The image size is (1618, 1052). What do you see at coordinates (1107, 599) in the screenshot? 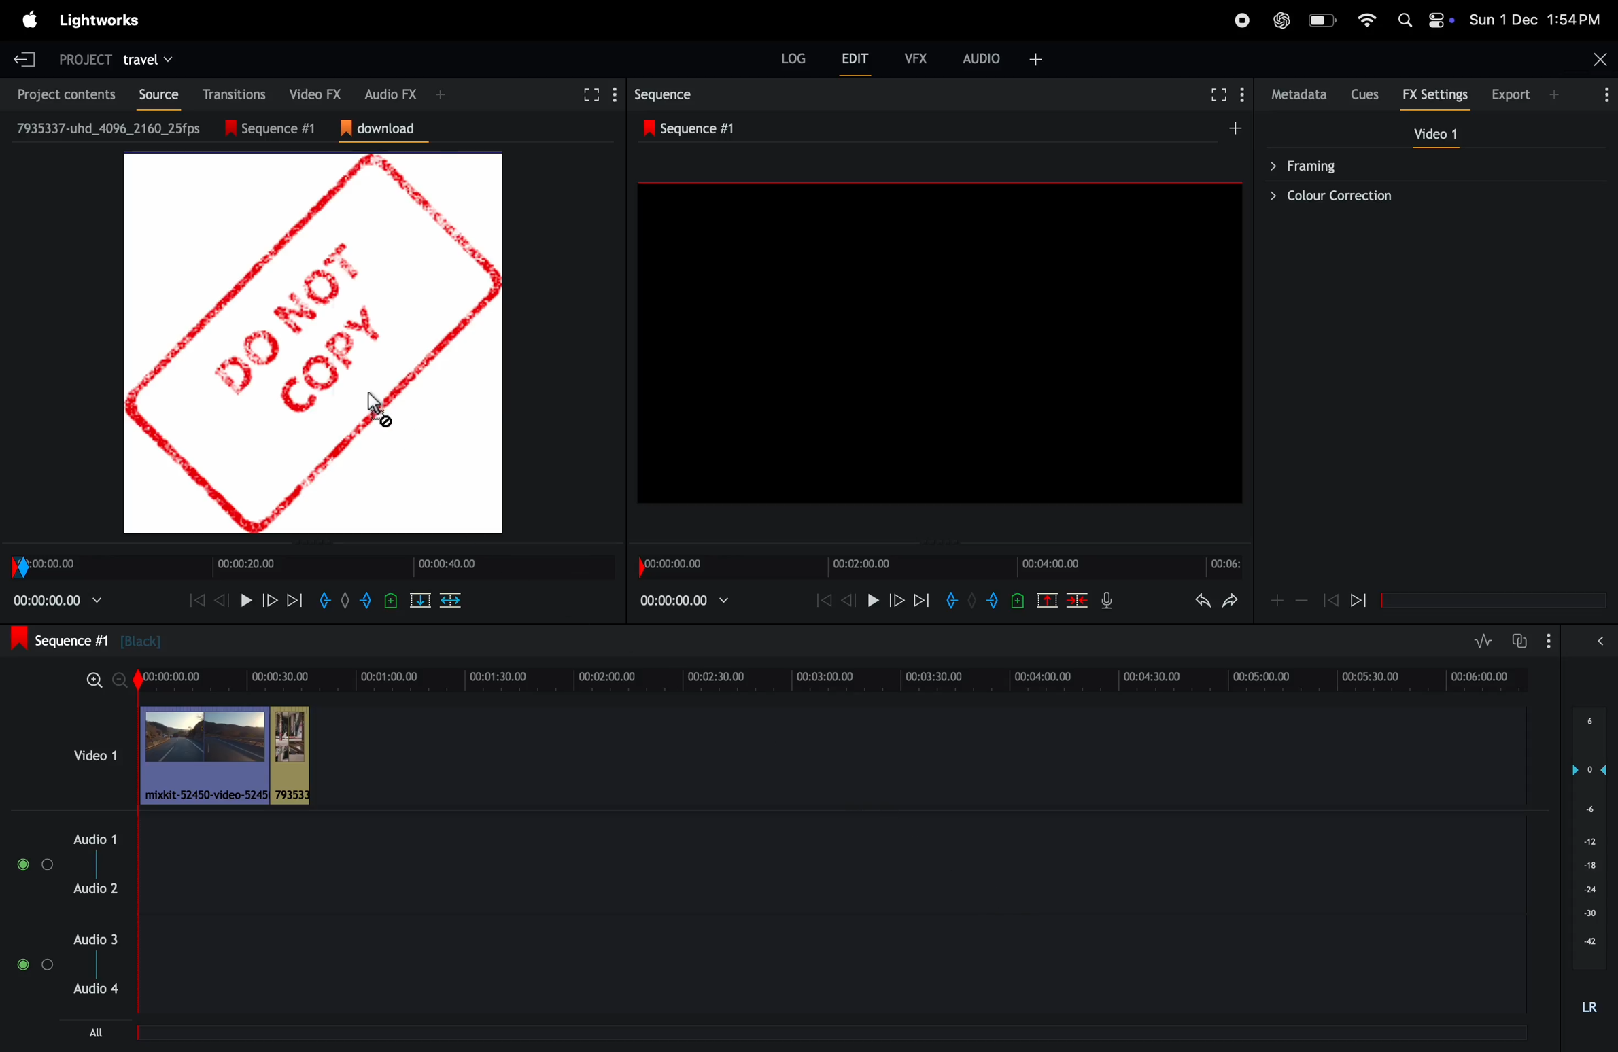
I see `mic` at bounding box center [1107, 599].